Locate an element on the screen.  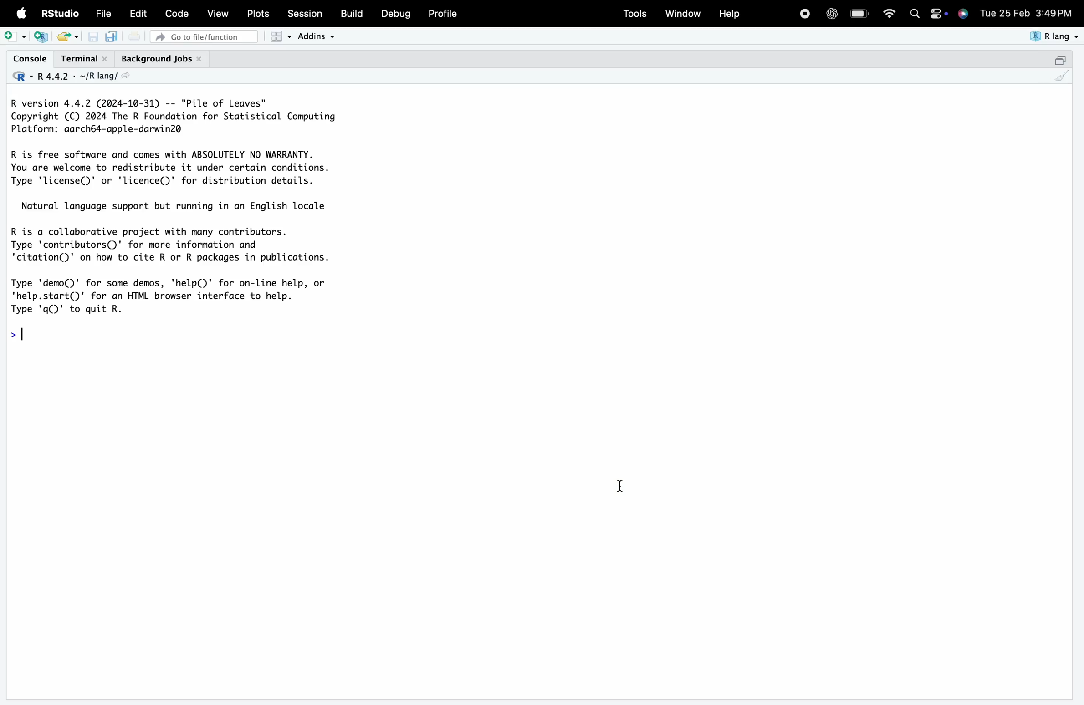
Workspace panes is located at coordinates (280, 36).